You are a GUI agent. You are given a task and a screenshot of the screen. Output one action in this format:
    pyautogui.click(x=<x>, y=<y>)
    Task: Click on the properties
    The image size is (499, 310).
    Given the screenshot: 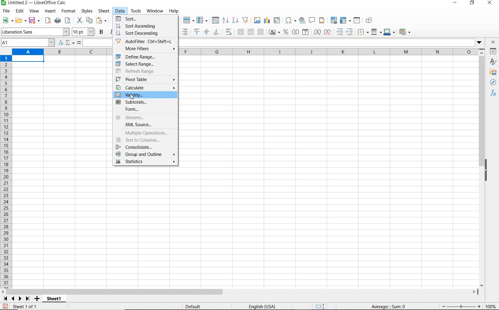 What is the action you would take?
    pyautogui.click(x=494, y=52)
    